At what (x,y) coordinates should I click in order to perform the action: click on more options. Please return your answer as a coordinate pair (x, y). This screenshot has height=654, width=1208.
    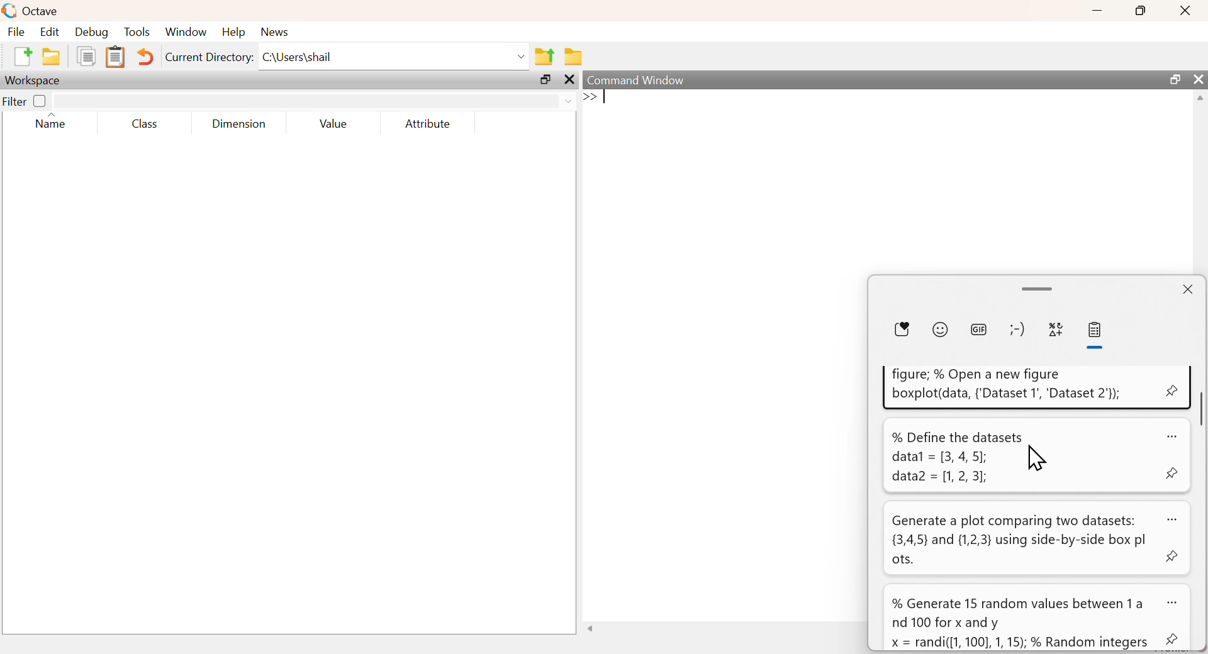
    Looking at the image, I should click on (1176, 602).